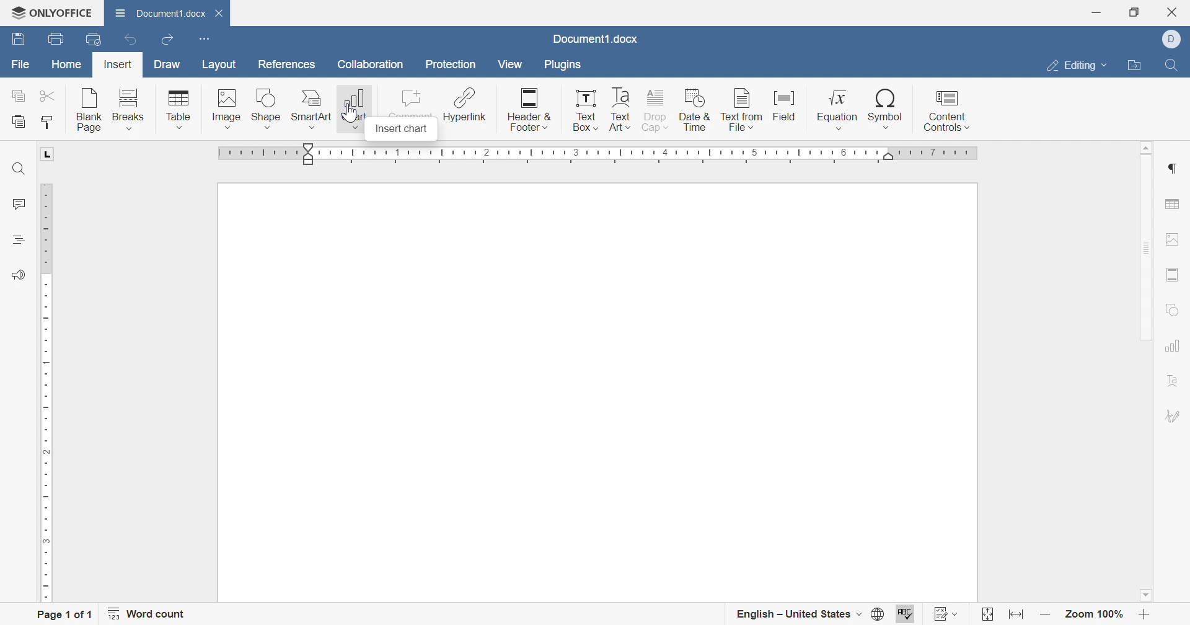 The width and height of the screenshot is (1190, 625). What do you see at coordinates (452, 65) in the screenshot?
I see `Protection` at bounding box center [452, 65].